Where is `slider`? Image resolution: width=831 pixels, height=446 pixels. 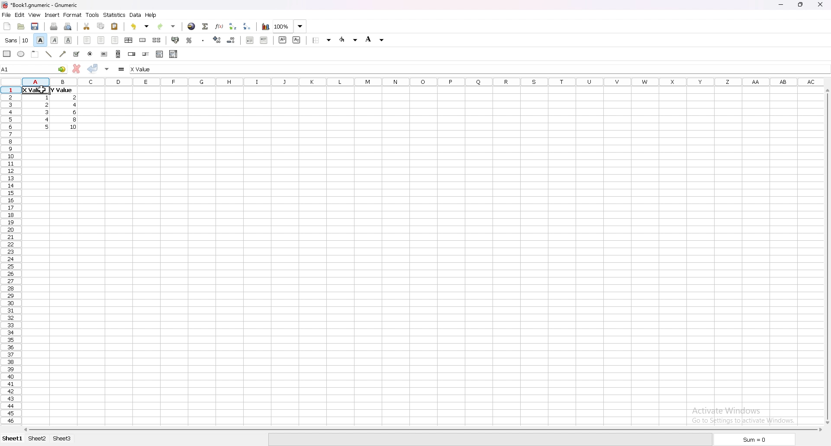
slider is located at coordinates (146, 54).